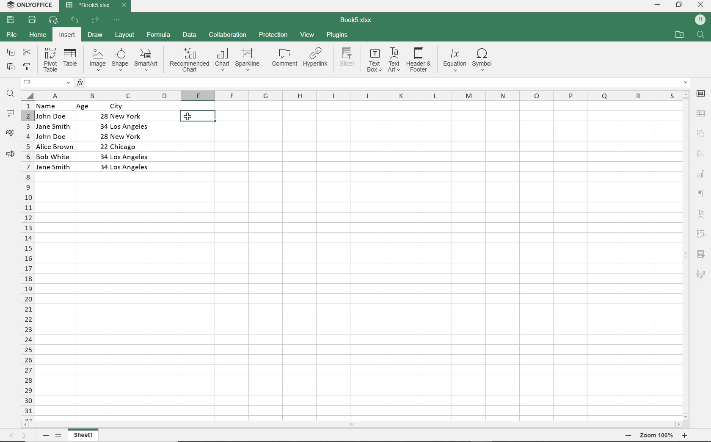 The width and height of the screenshot is (711, 442). What do you see at coordinates (419, 60) in the screenshot?
I see `HEADER & FOOTER` at bounding box center [419, 60].